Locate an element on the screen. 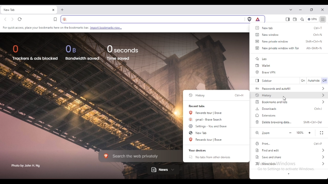 The width and height of the screenshot is (328, 184). new tab is located at coordinates (265, 28).